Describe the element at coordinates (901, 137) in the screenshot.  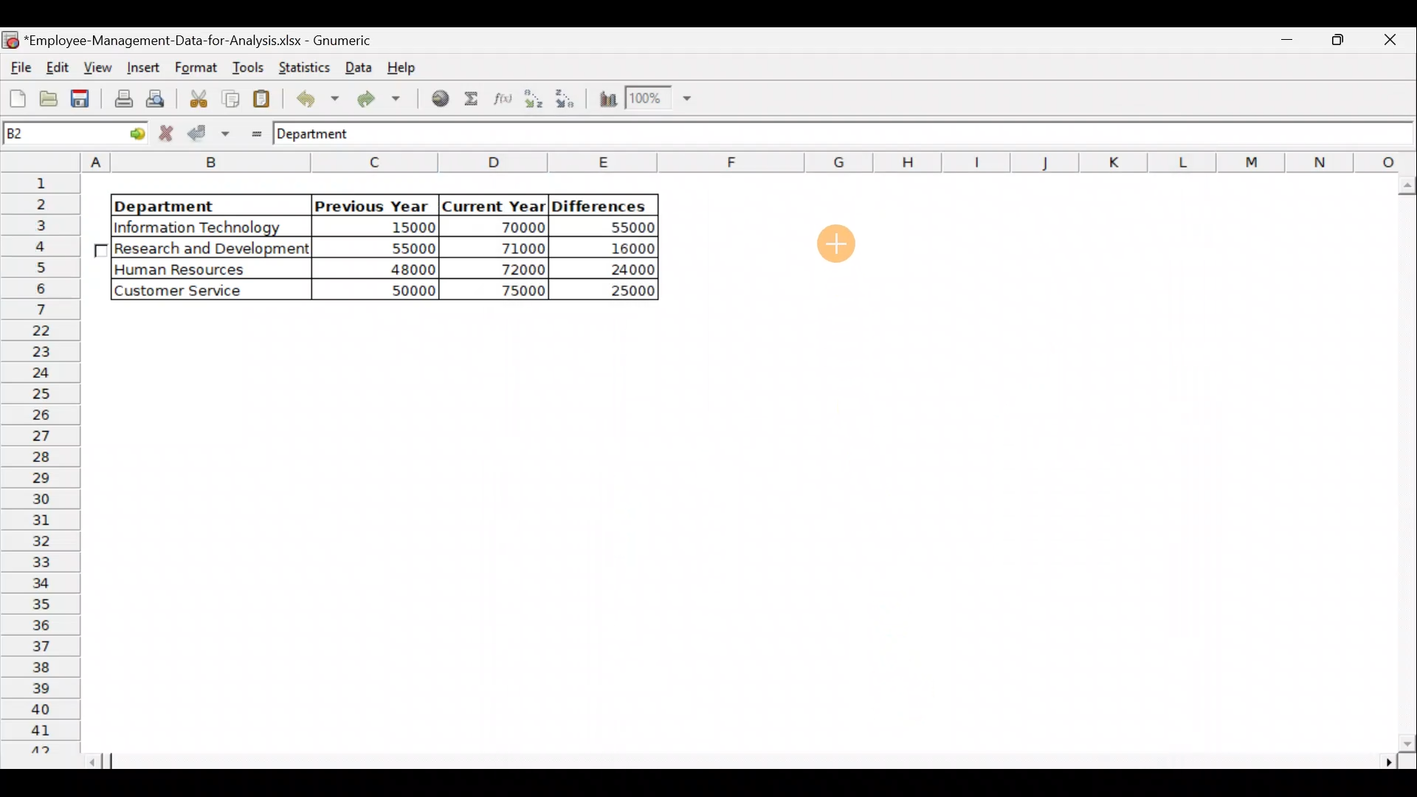
I see `Formula bar` at that location.